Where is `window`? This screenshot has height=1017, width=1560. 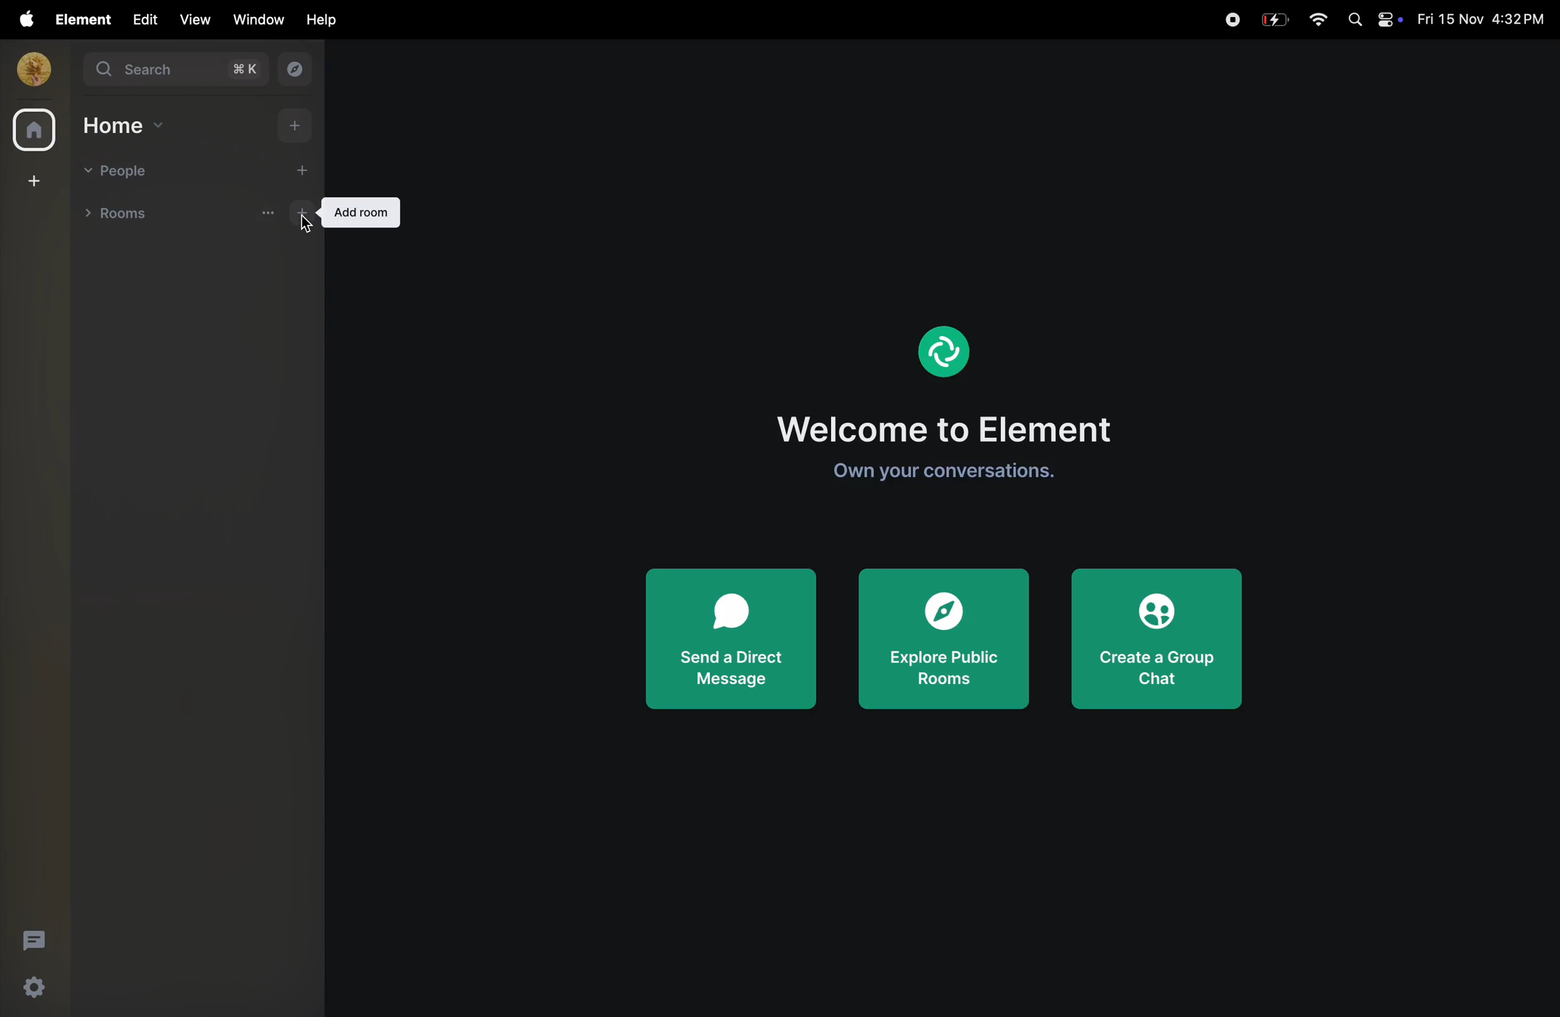 window is located at coordinates (255, 19).